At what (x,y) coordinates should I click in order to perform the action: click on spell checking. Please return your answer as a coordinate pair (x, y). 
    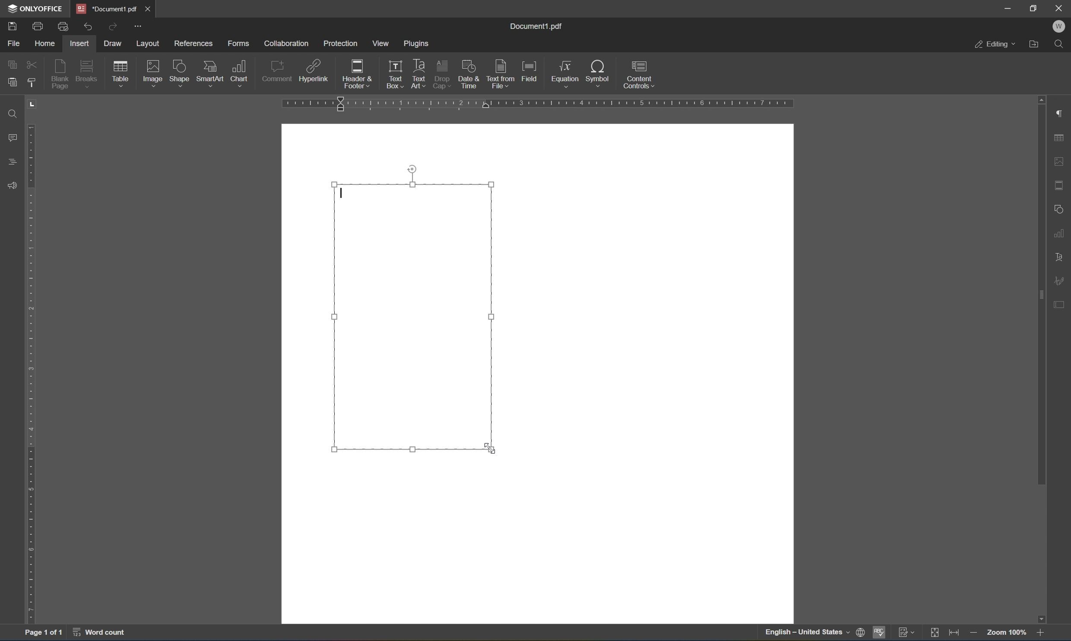
    Looking at the image, I should click on (881, 632).